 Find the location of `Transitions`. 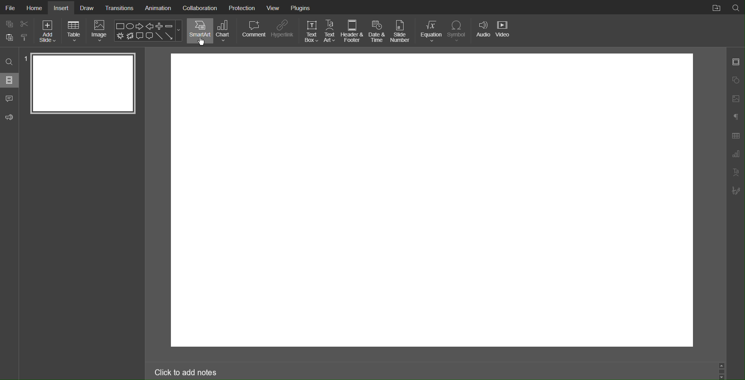

Transitions is located at coordinates (119, 7).